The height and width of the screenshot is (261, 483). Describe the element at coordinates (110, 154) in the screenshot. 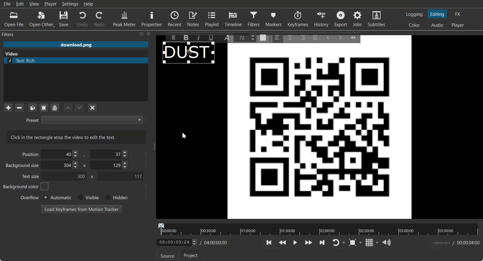

I see `Position Y- Coordinate` at that location.